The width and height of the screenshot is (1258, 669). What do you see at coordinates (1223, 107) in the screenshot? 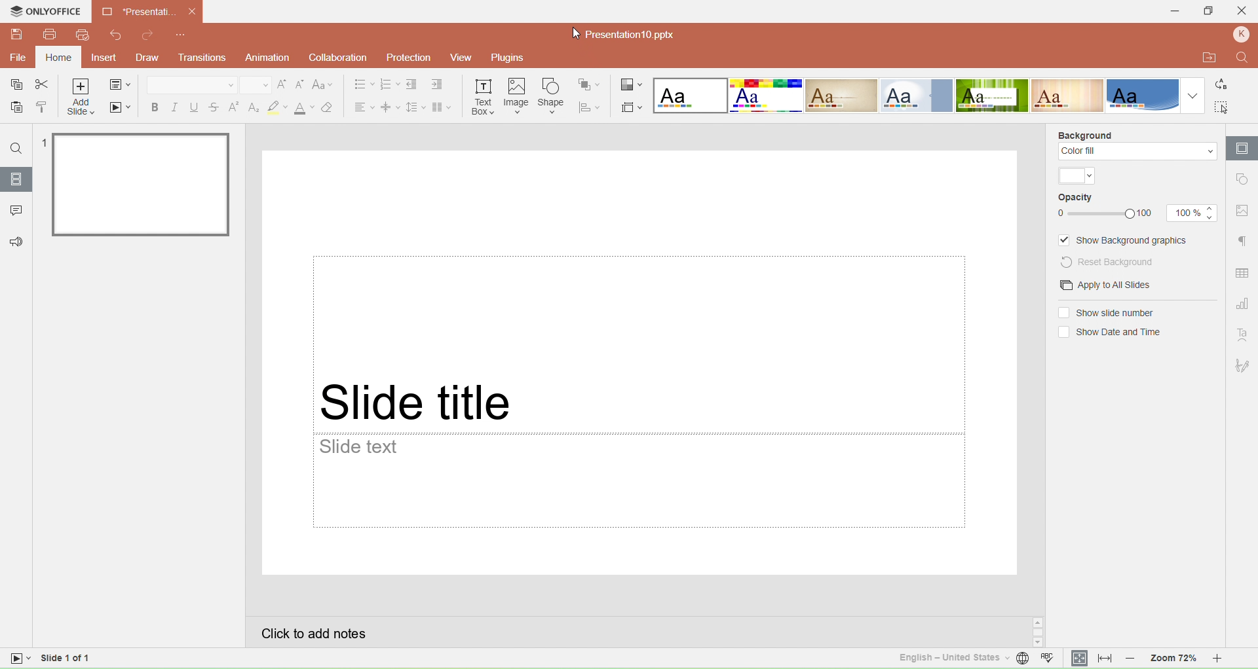
I see `Select all` at bounding box center [1223, 107].